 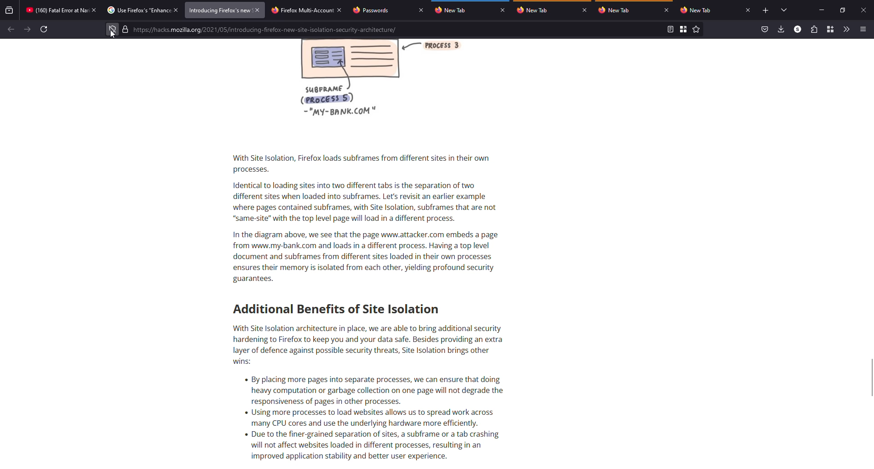 I want to click on tab, so click(x=56, y=10).